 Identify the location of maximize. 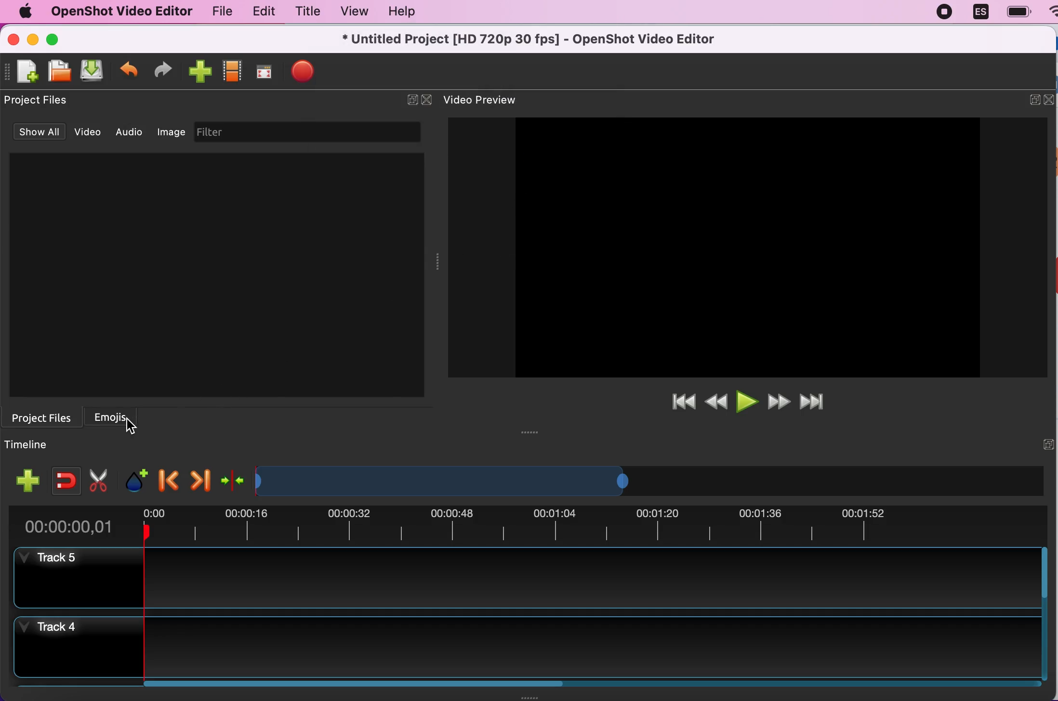
(55, 39).